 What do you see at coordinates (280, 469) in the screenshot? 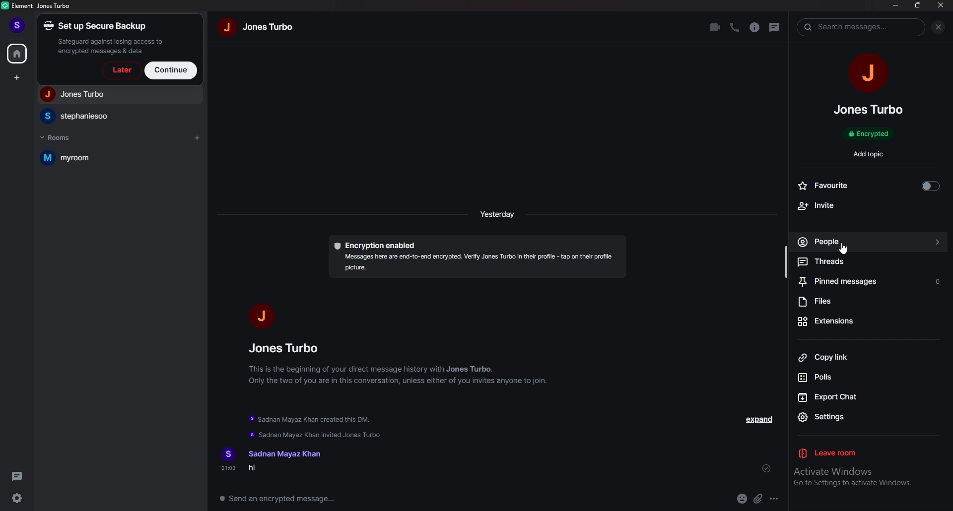
I see `message` at bounding box center [280, 469].